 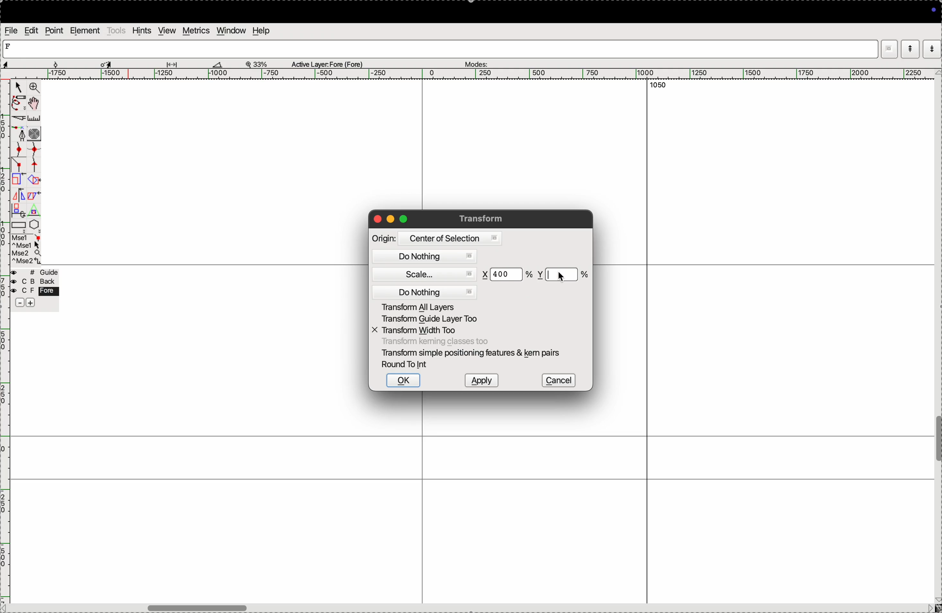 What do you see at coordinates (481, 380) in the screenshot?
I see `apply` at bounding box center [481, 380].